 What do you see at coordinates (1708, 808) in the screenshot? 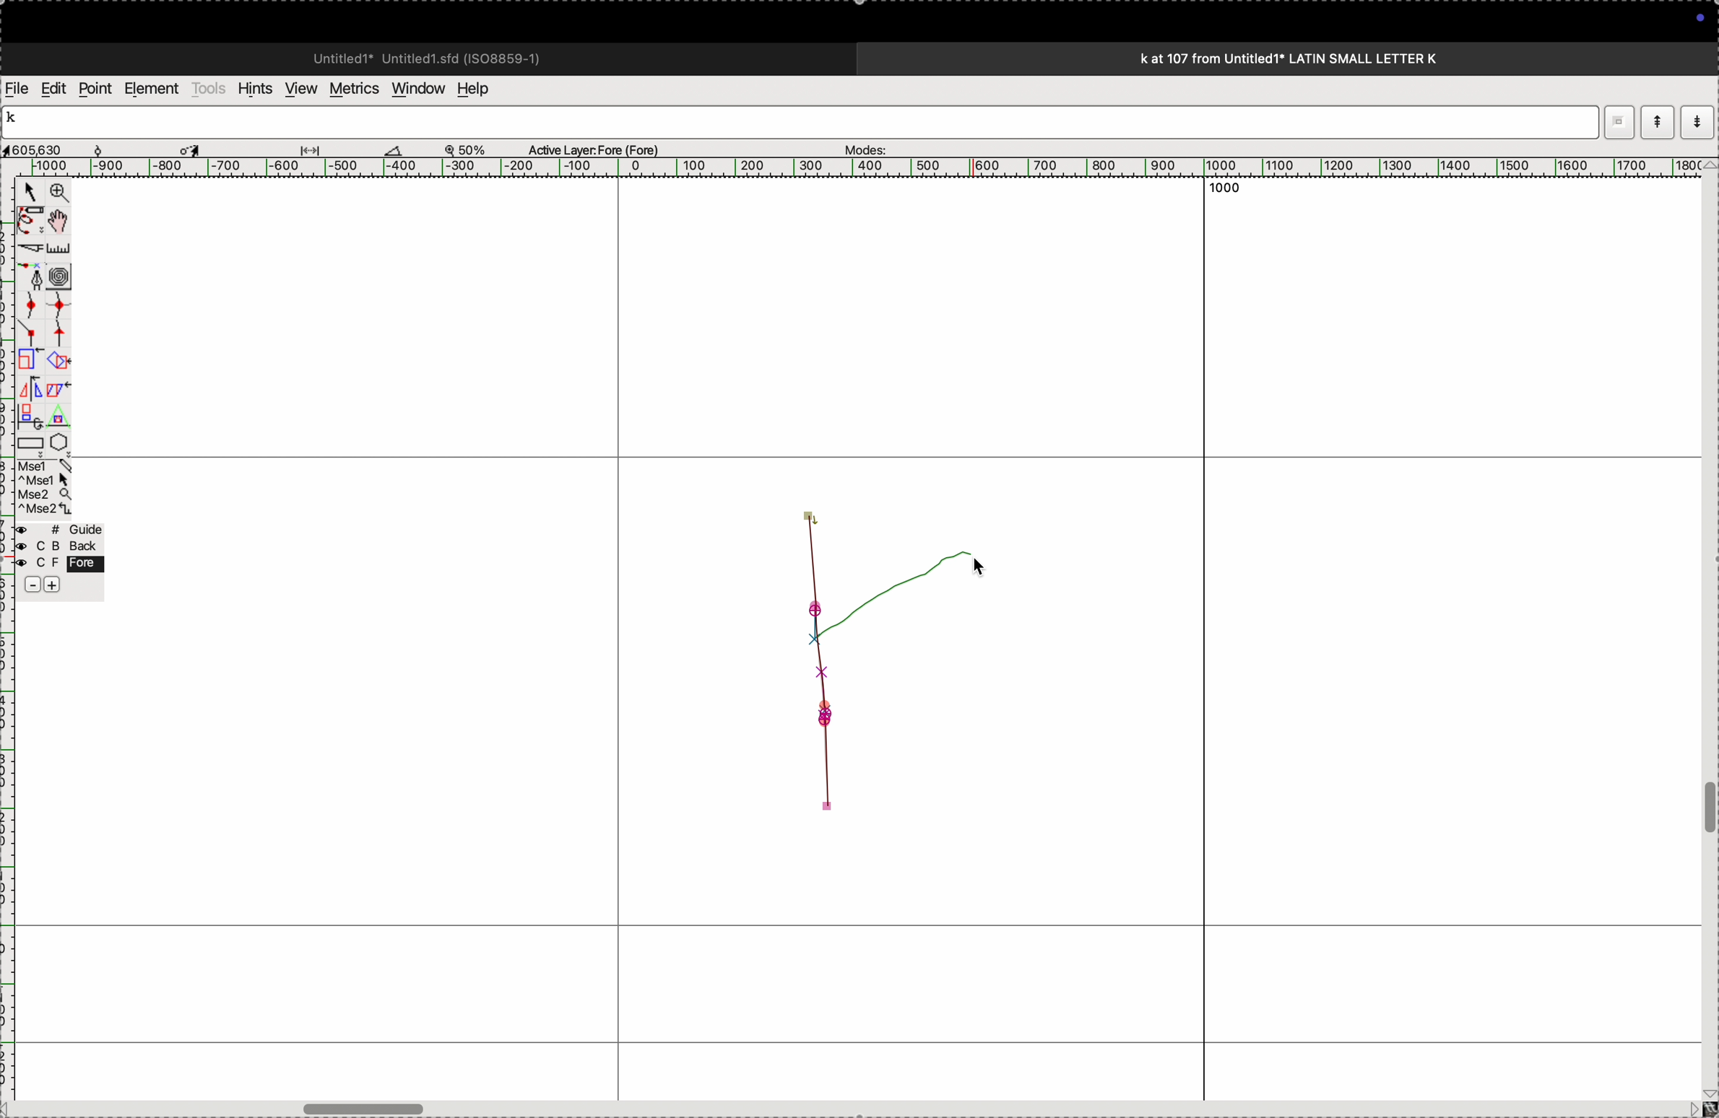
I see `toggle` at bounding box center [1708, 808].